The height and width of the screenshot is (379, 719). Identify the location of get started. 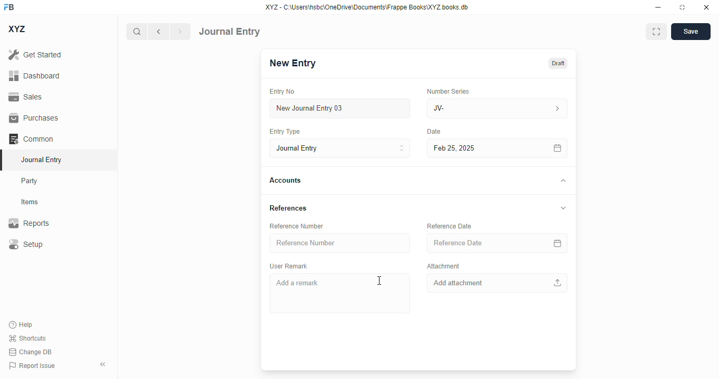
(35, 54).